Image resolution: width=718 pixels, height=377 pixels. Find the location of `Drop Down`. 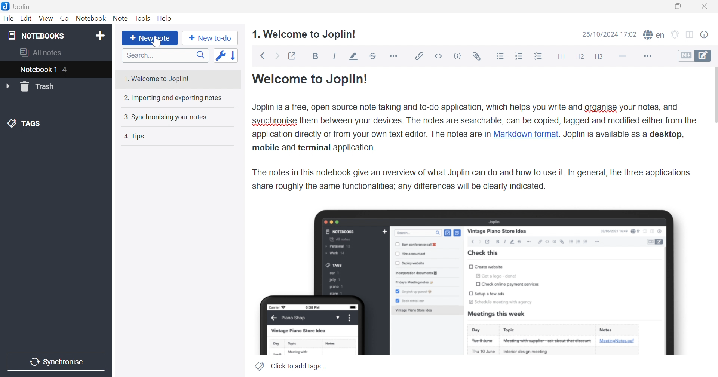

Drop Down is located at coordinates (7, 86).